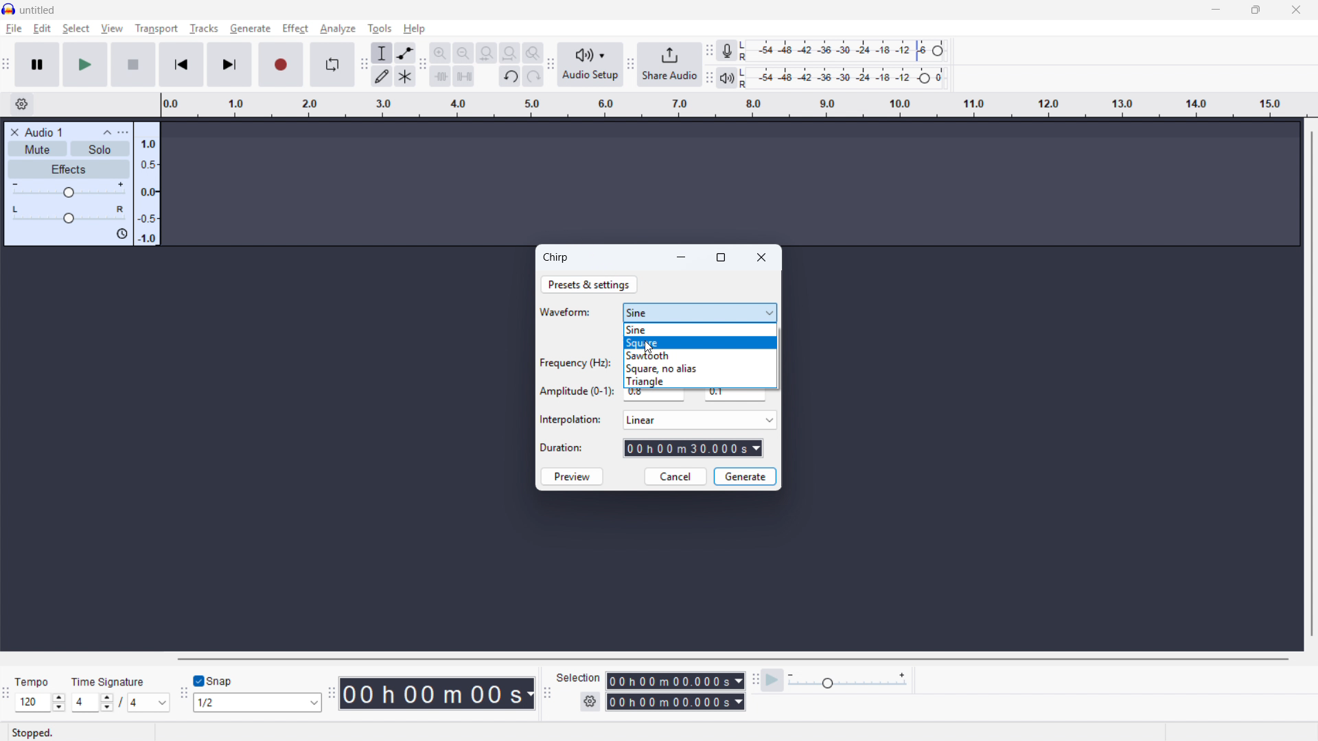 This screenshot has width=1318, height=741. What do you see at coordinates (682, 257) in the screenshot?
I see `minimise ` at bounding box center [682, 257].